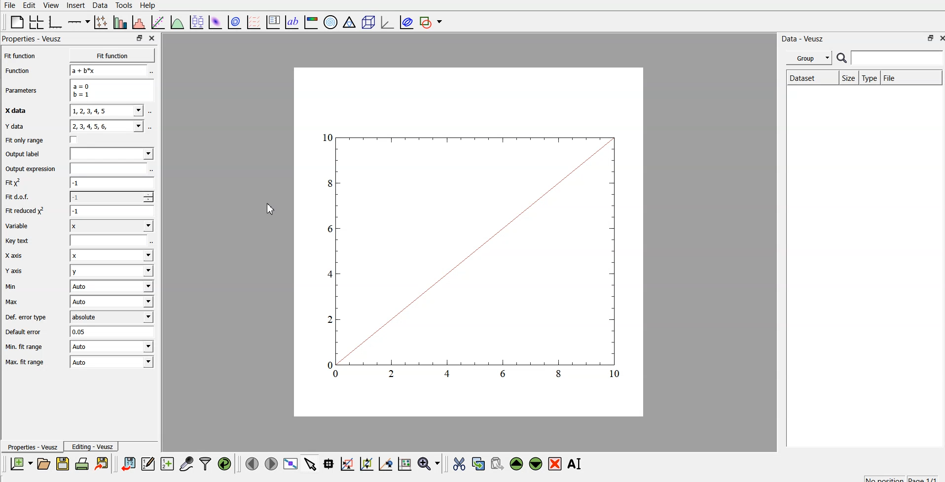 This screenshot has height=482, width=945. I want to click on plot box plots, so click(197, 23).